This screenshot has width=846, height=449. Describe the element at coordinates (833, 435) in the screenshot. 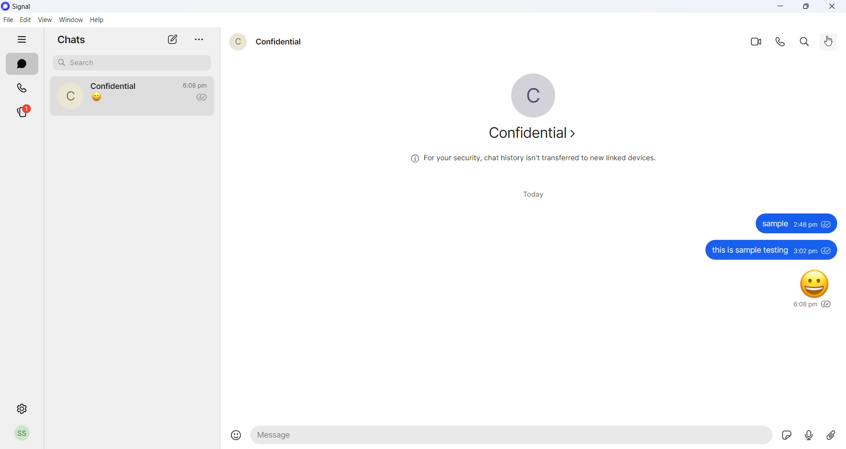

I see `share attachment` at that location.